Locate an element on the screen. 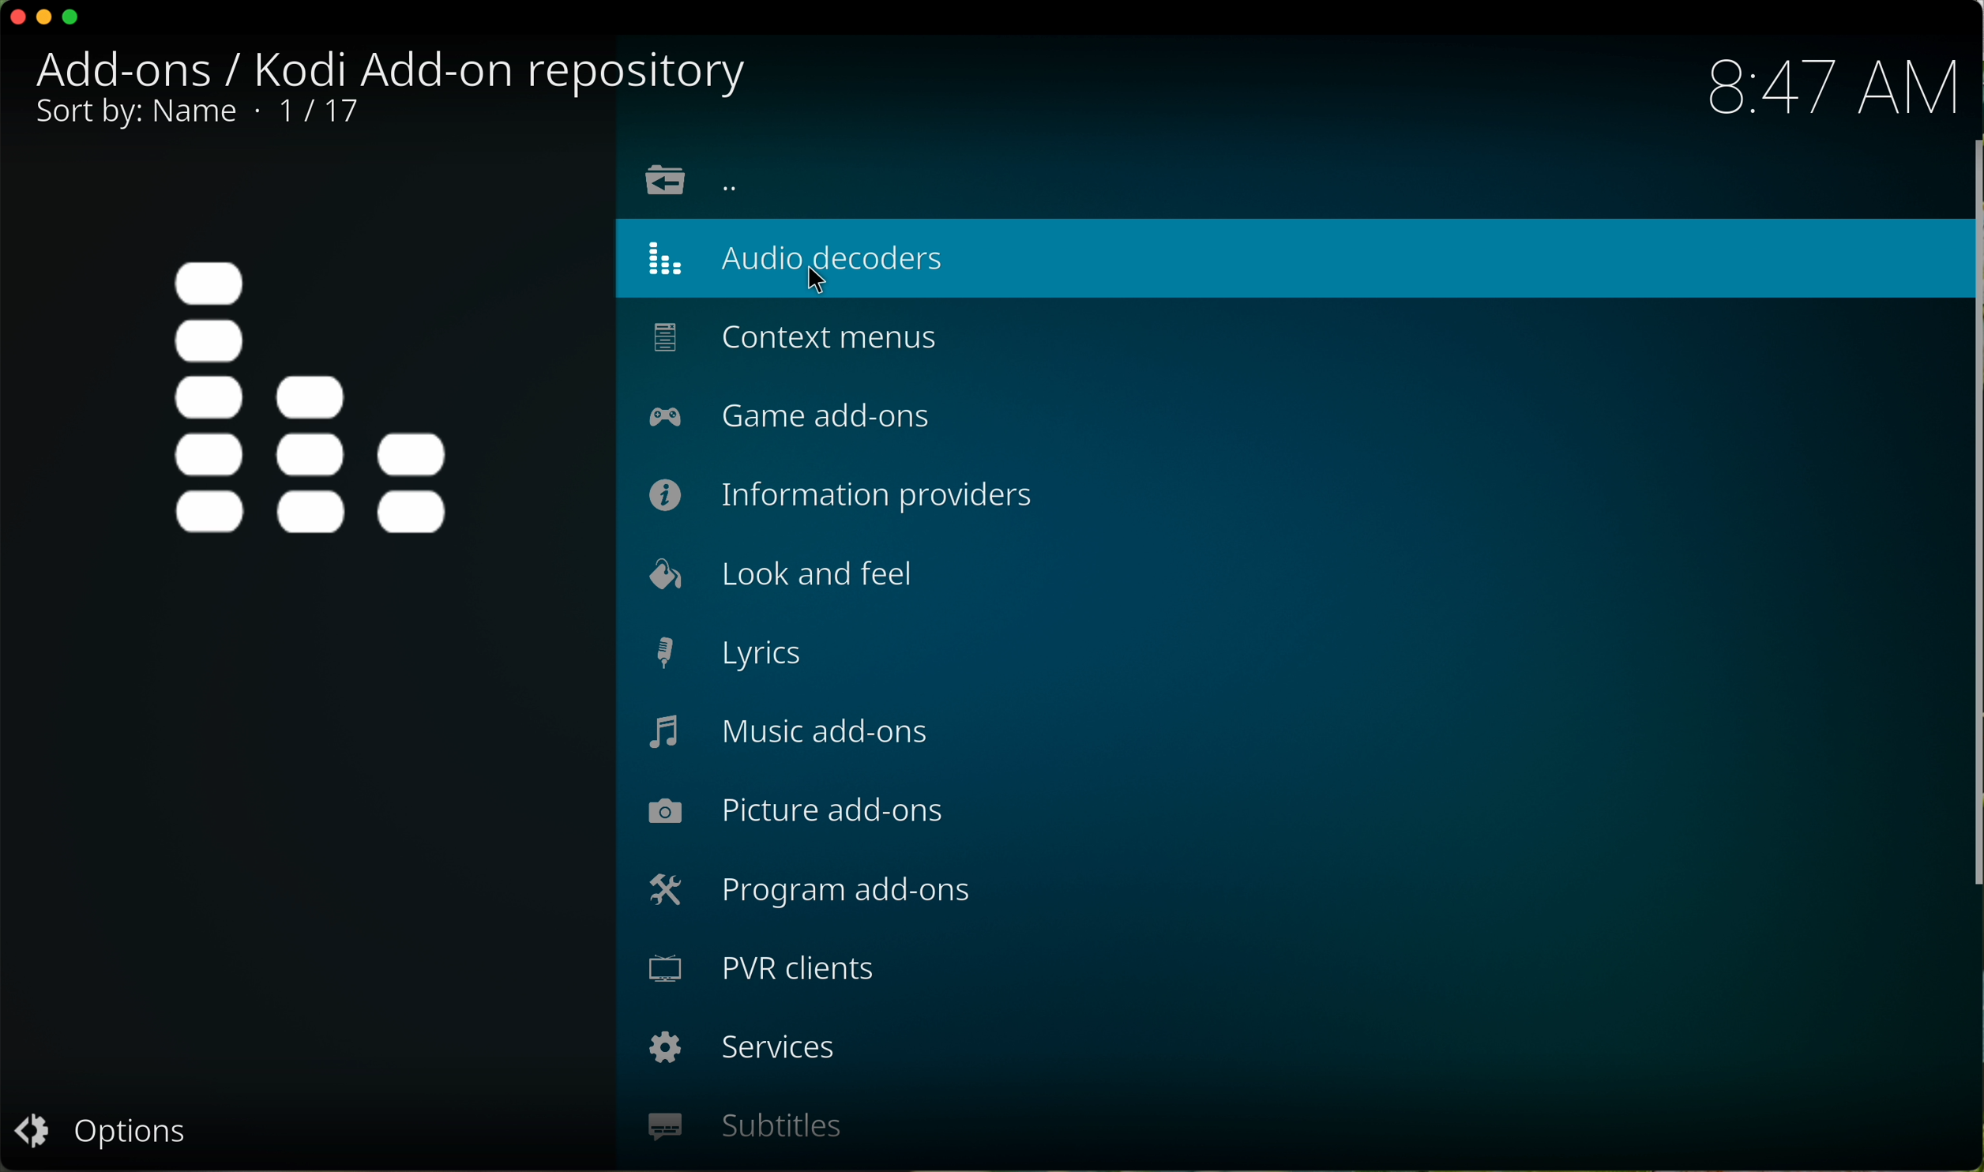  click on audio decoders is located at coordinates (814, 257).